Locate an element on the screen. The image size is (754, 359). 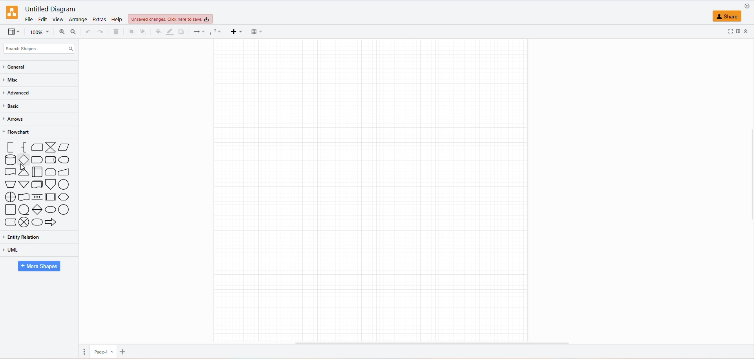
APPEARANCE is located at coordinates (747, 5).